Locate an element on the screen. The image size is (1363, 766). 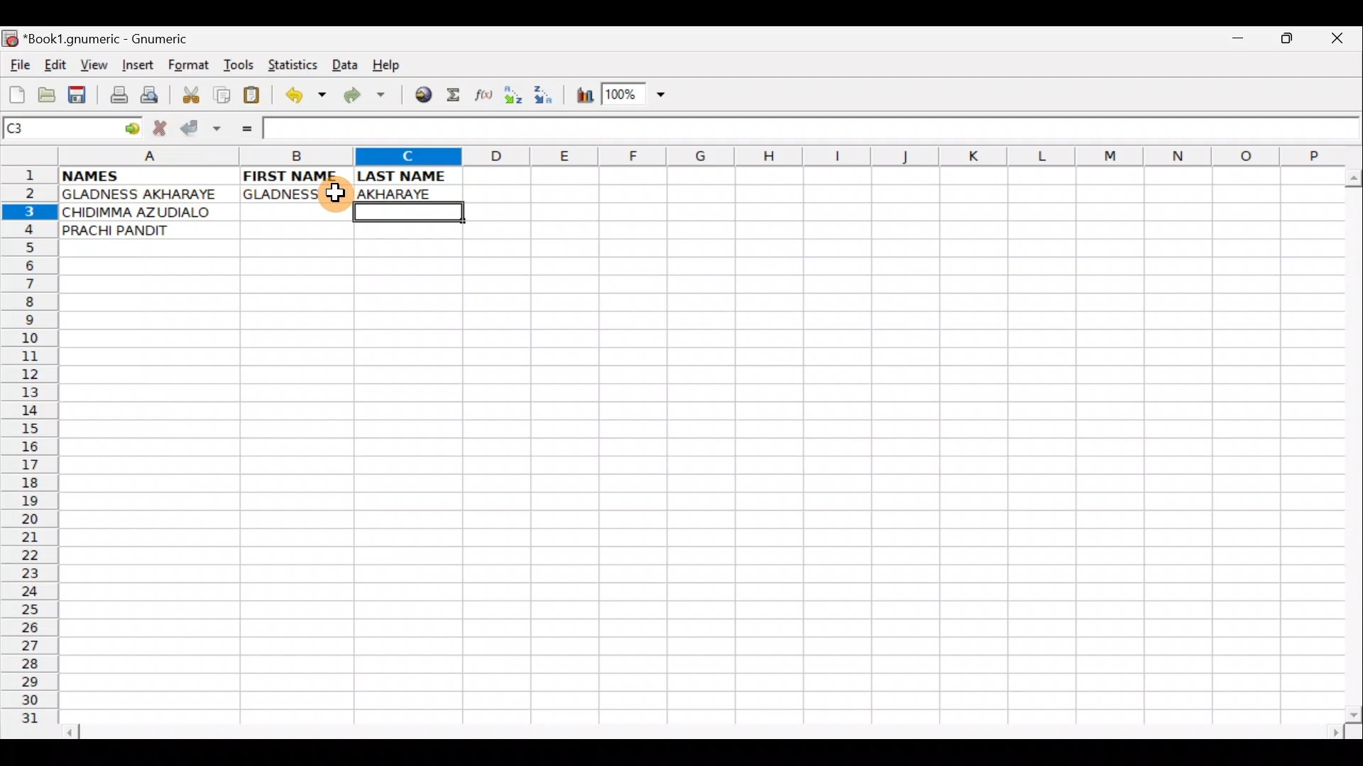
PRACHI PANDIT is located at coordinates (143, 231).